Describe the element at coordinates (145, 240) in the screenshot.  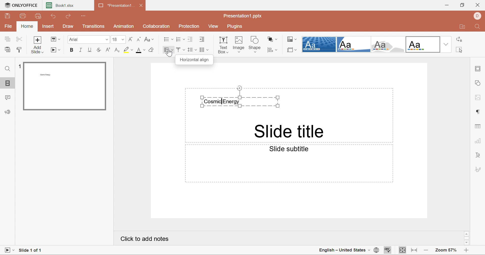
I see `Click to add notes` at that location.